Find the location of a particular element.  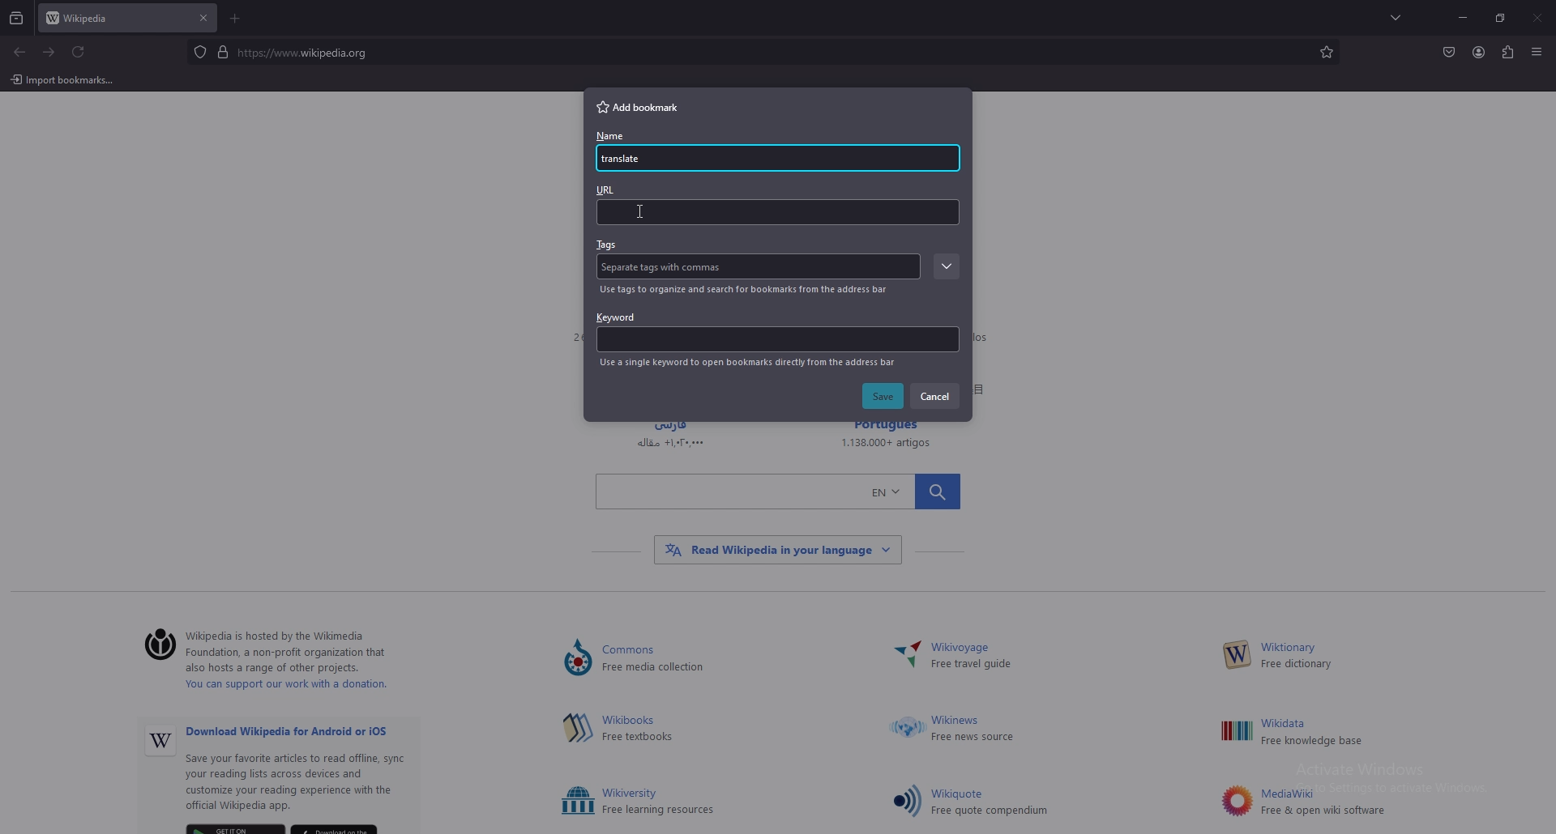

 is located at coordinates (1538, 19).